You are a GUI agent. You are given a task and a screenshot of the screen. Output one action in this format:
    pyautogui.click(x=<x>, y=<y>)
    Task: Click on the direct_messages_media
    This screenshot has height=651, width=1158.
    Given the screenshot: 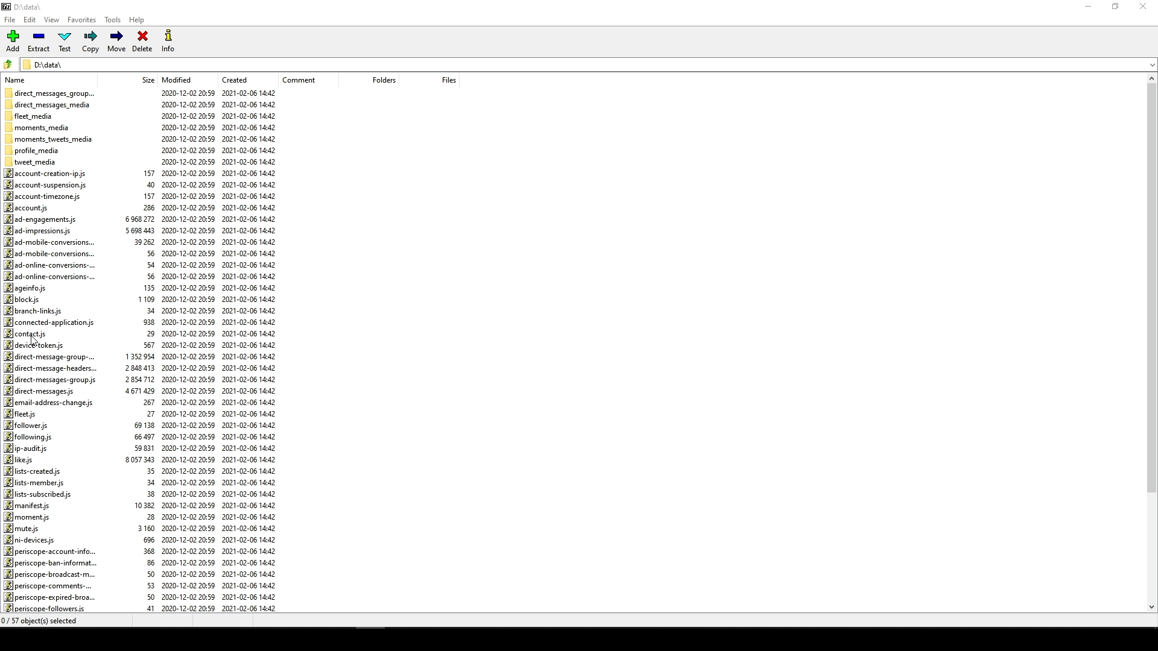 What is the action you would take?
    pyautogui.click(x=52, y=104)
    